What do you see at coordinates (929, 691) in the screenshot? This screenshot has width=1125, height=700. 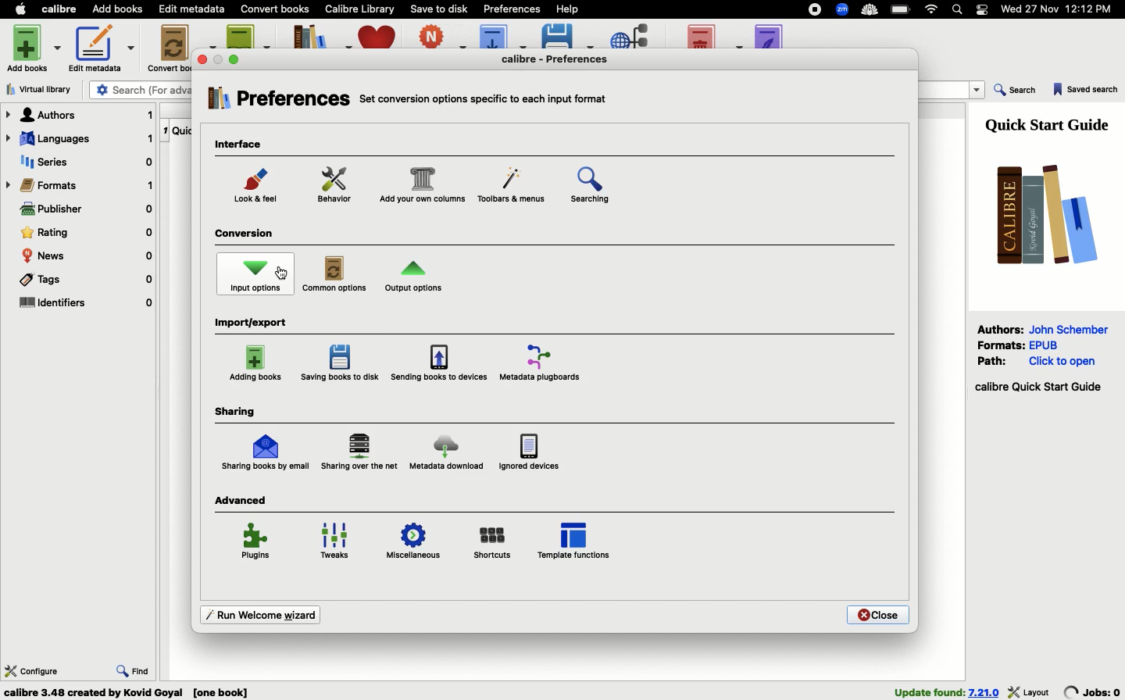 I see `found` at bounding box center [929, 691].